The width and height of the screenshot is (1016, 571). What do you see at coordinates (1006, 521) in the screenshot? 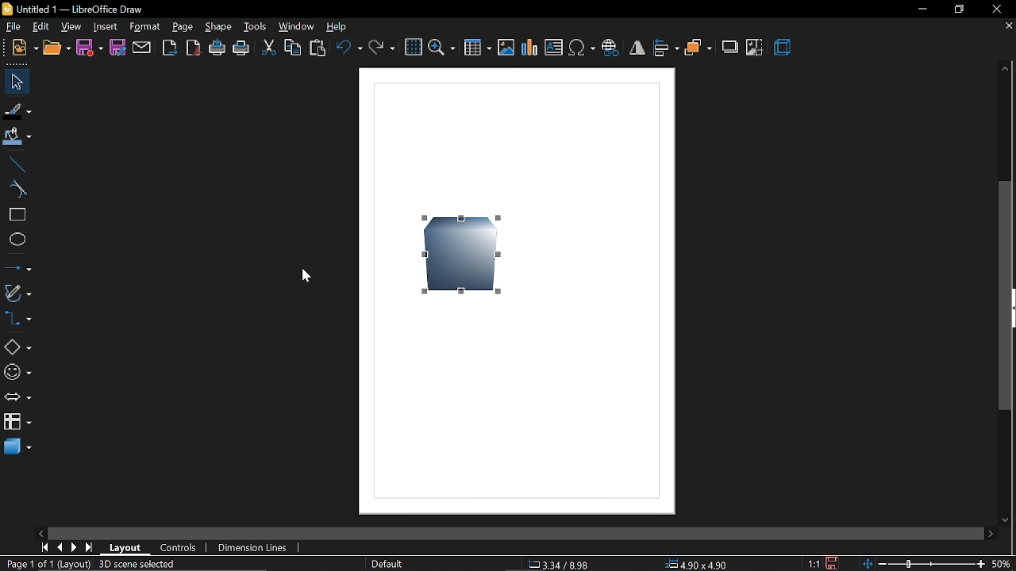
I see `move down` at bounding box center [1006, 521].